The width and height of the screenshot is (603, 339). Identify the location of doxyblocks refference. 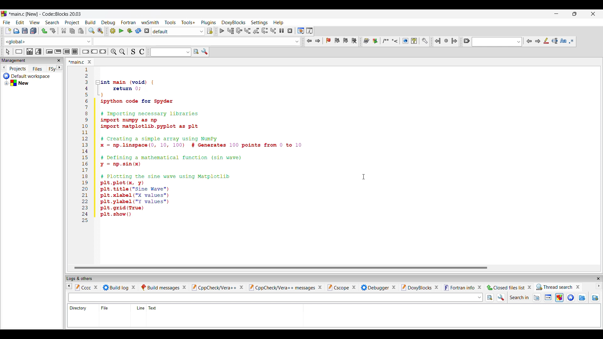
(397, 41).